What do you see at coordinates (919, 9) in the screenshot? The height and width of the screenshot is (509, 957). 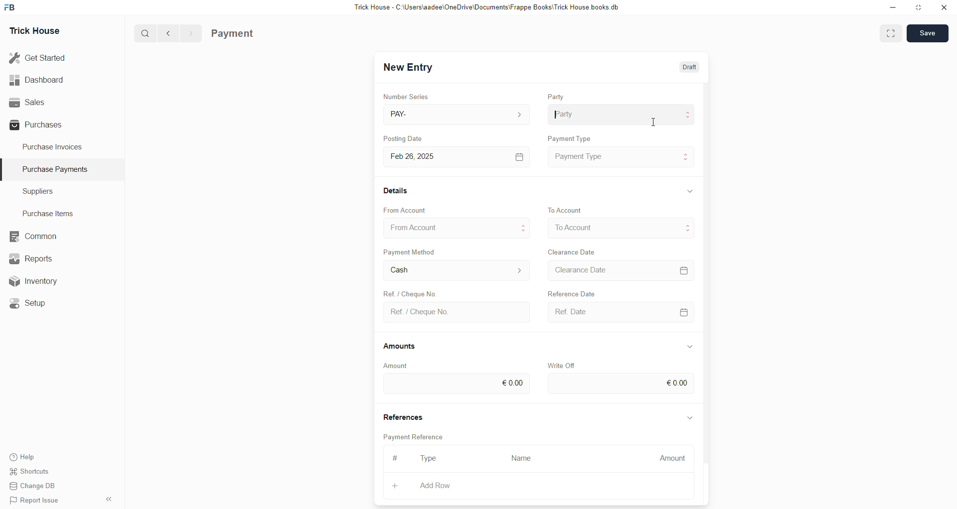 I see `Maximize` at bounding box center [919, 9].